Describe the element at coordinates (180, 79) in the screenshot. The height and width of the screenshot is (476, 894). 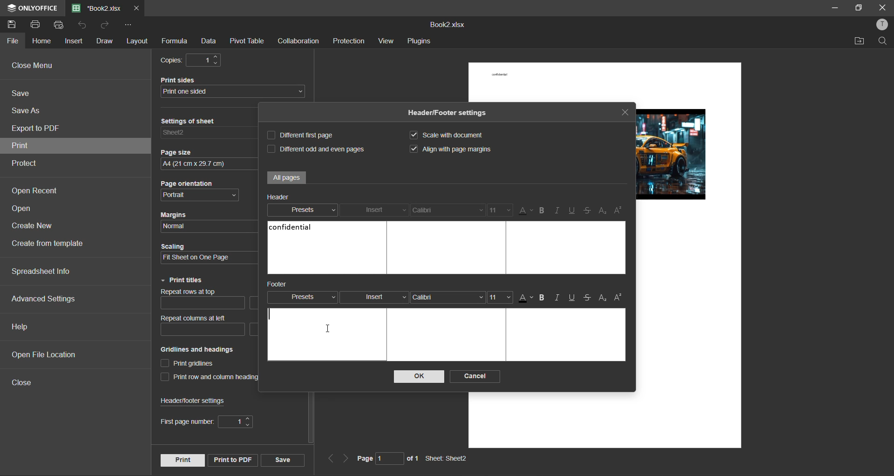
I see `Print sides` at that location.